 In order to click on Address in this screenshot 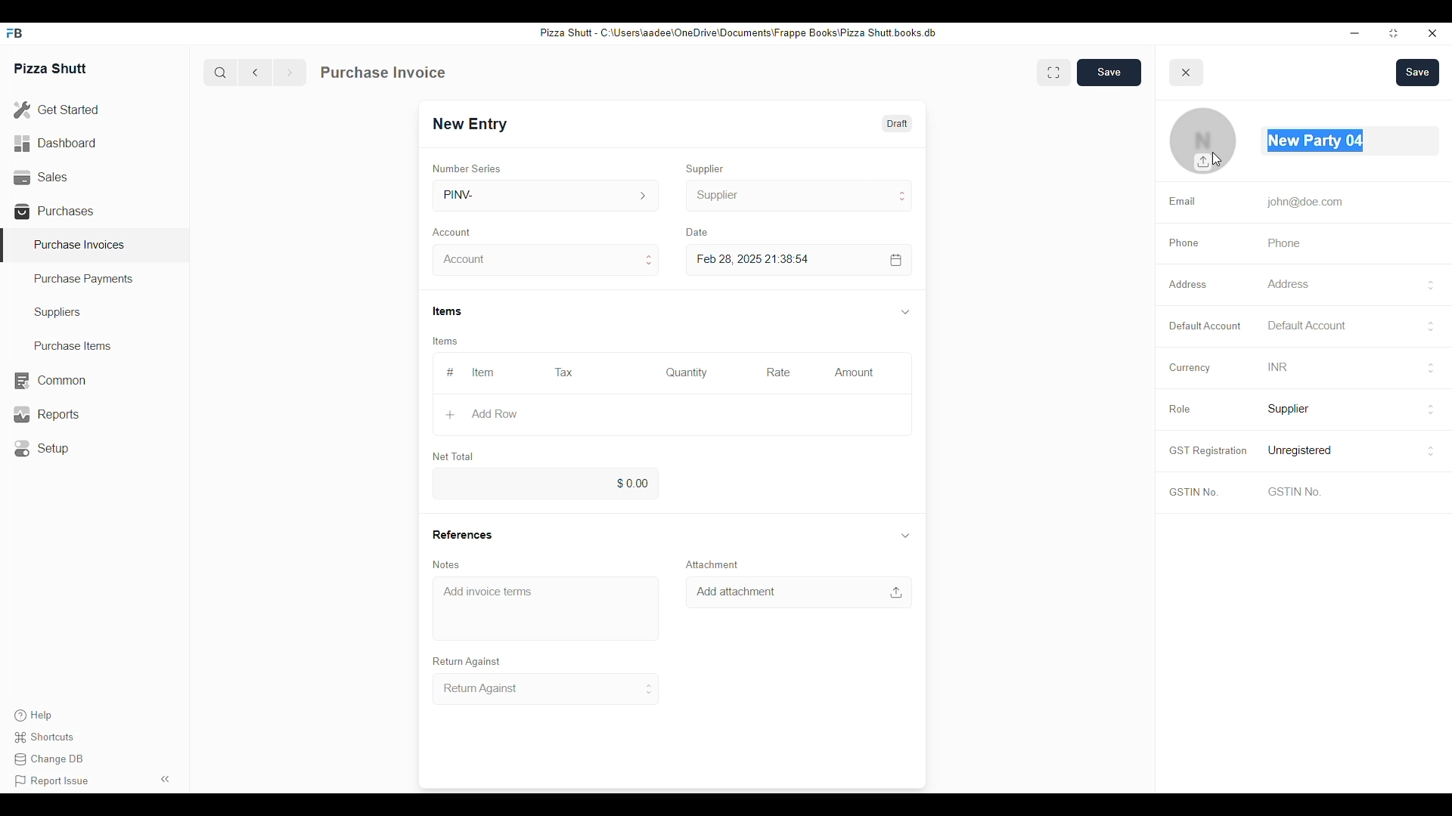, I will do `click(1286, 283)`.